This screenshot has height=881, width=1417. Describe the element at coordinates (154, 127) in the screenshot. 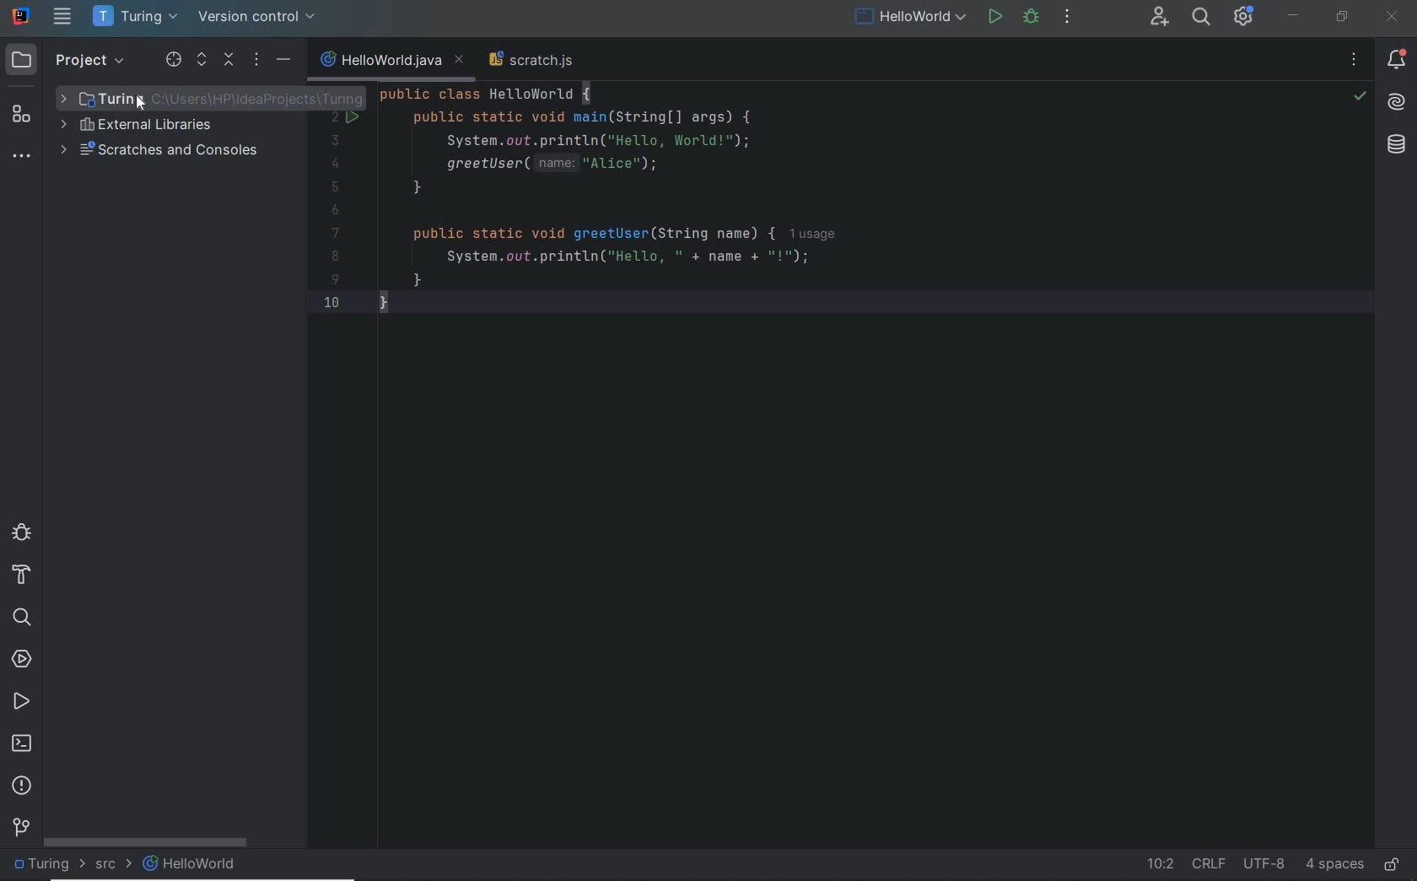

I see `external libraries` at that location.